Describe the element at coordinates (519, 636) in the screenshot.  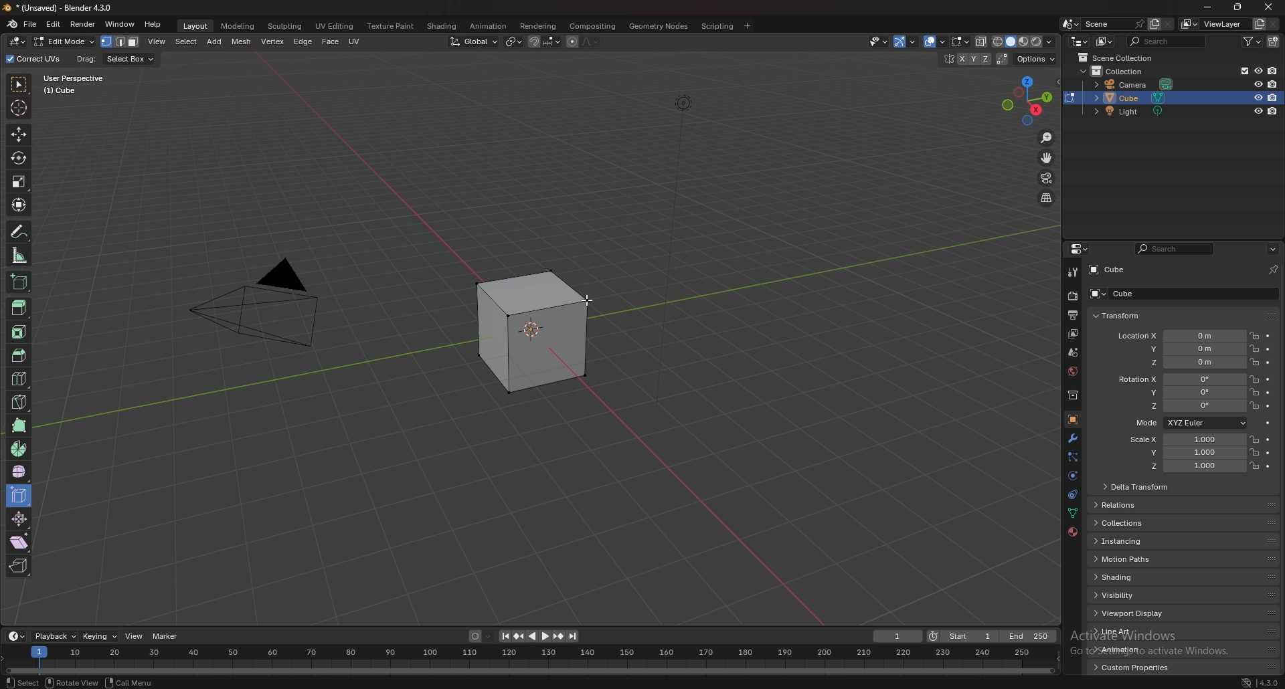
I see `jump to keyframe` at that location.